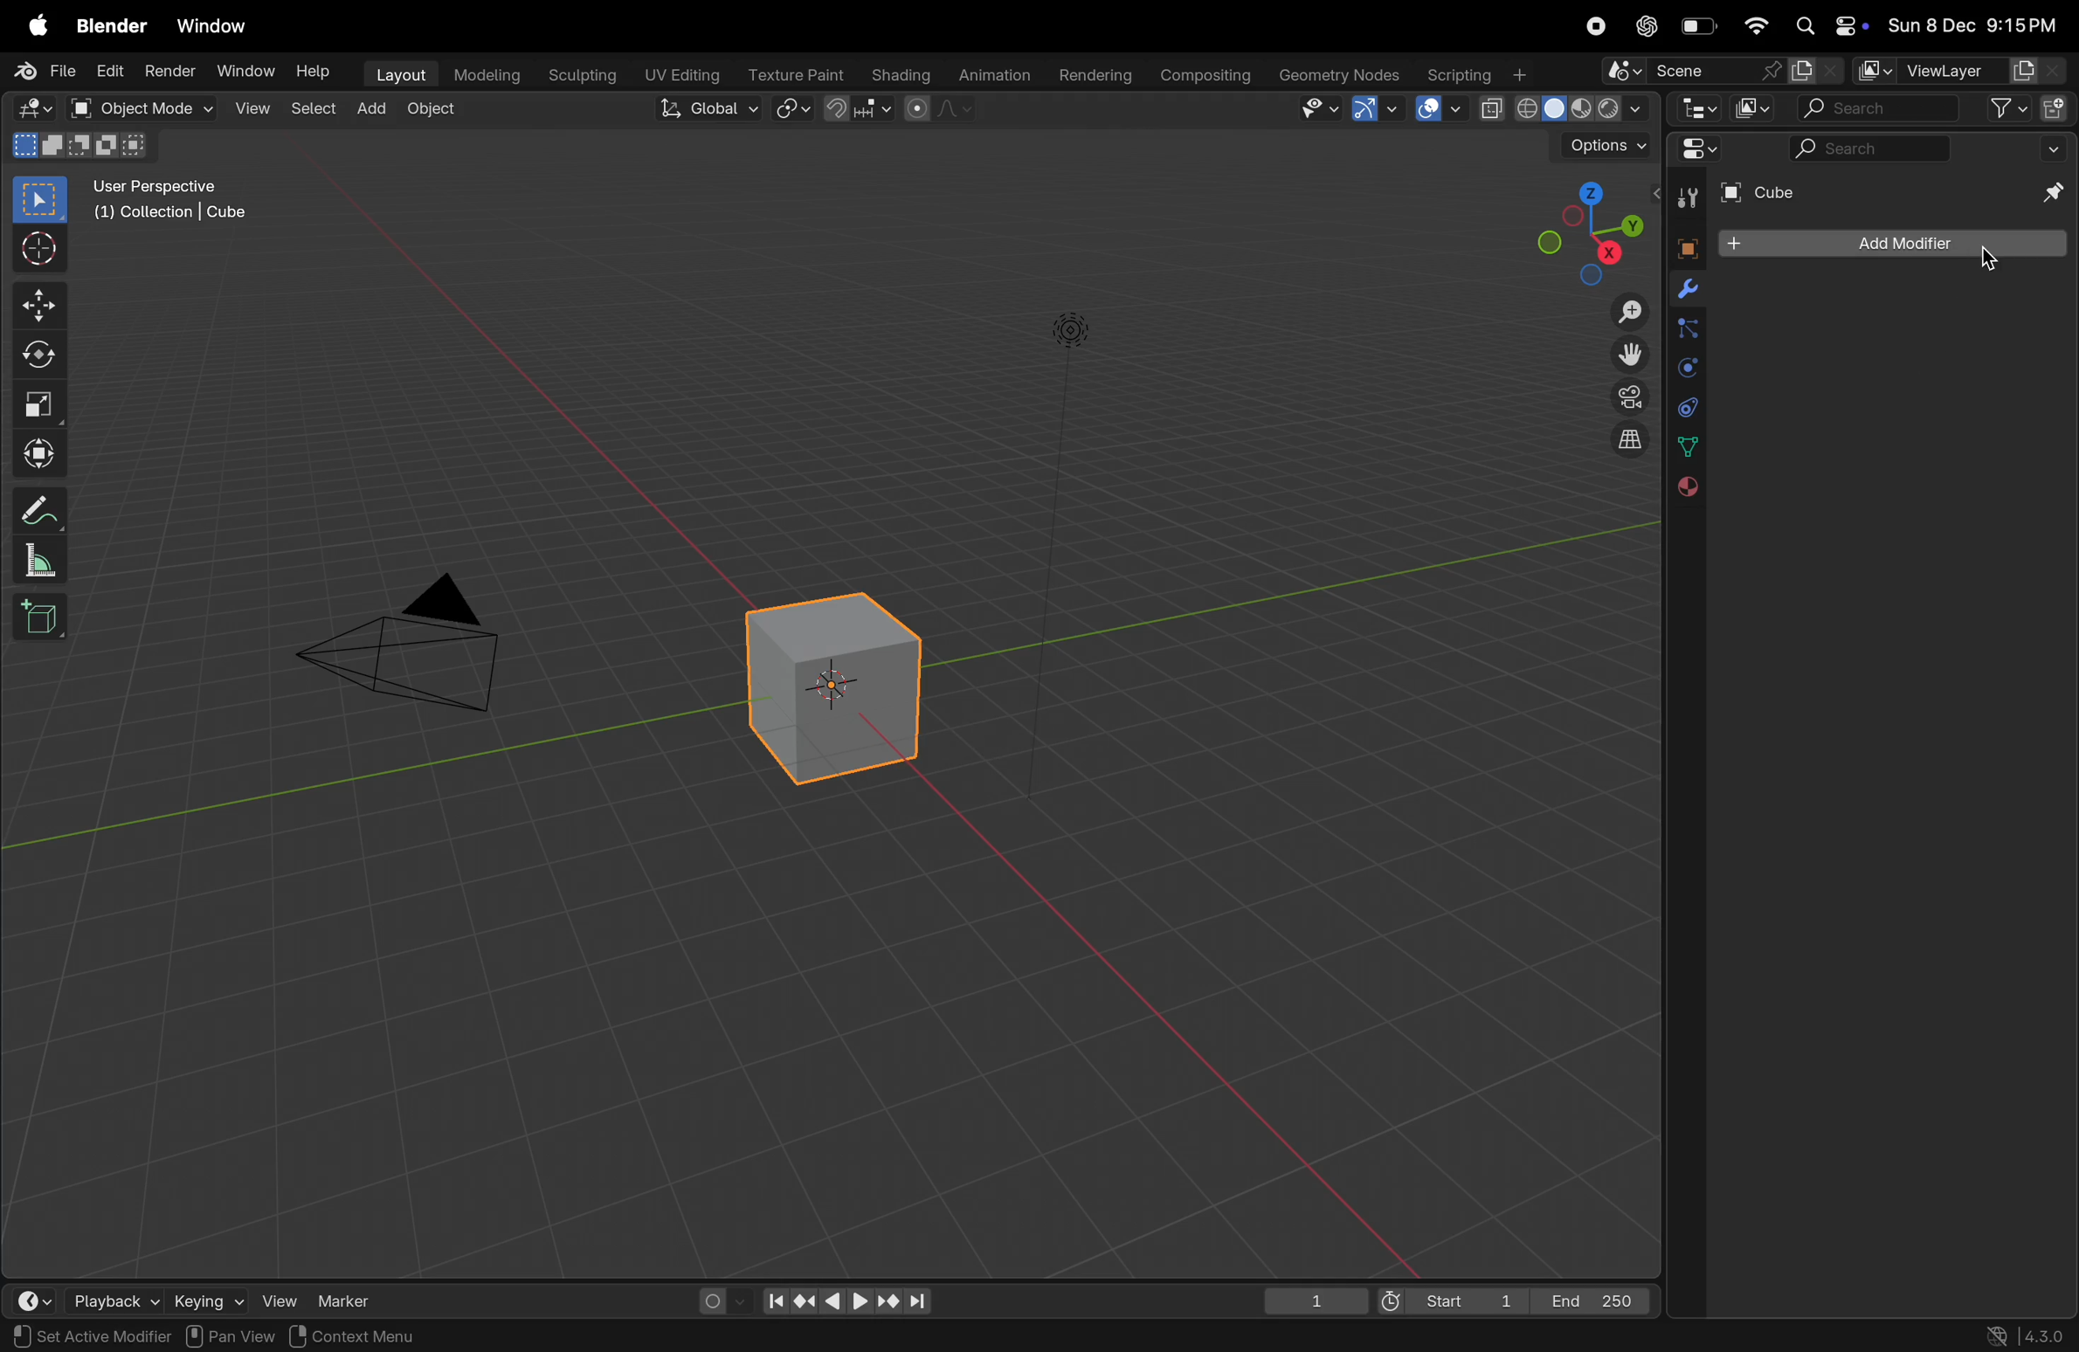  Describe the element at coordinates (842, 686) in the screenshot. I see `boject` at that location.